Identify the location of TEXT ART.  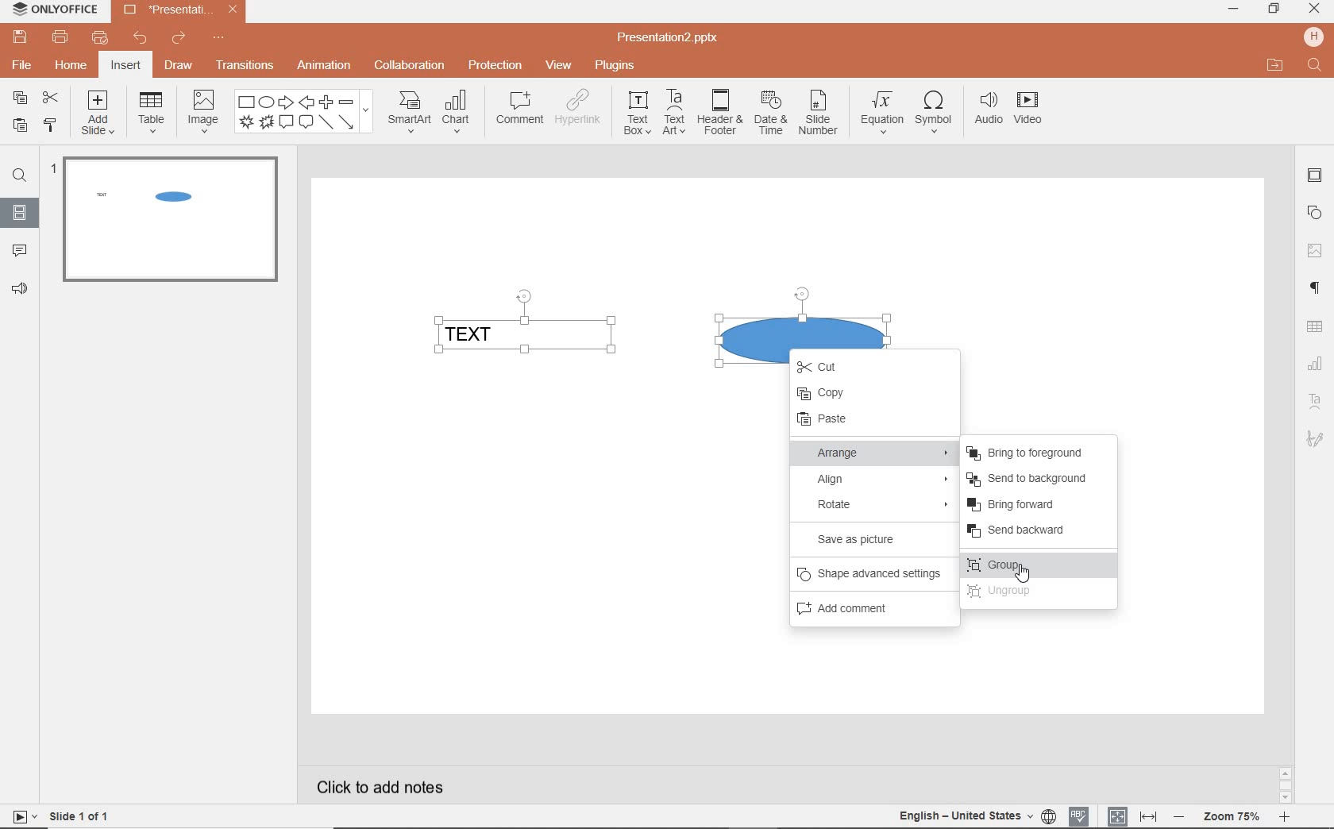
(1315, 403).